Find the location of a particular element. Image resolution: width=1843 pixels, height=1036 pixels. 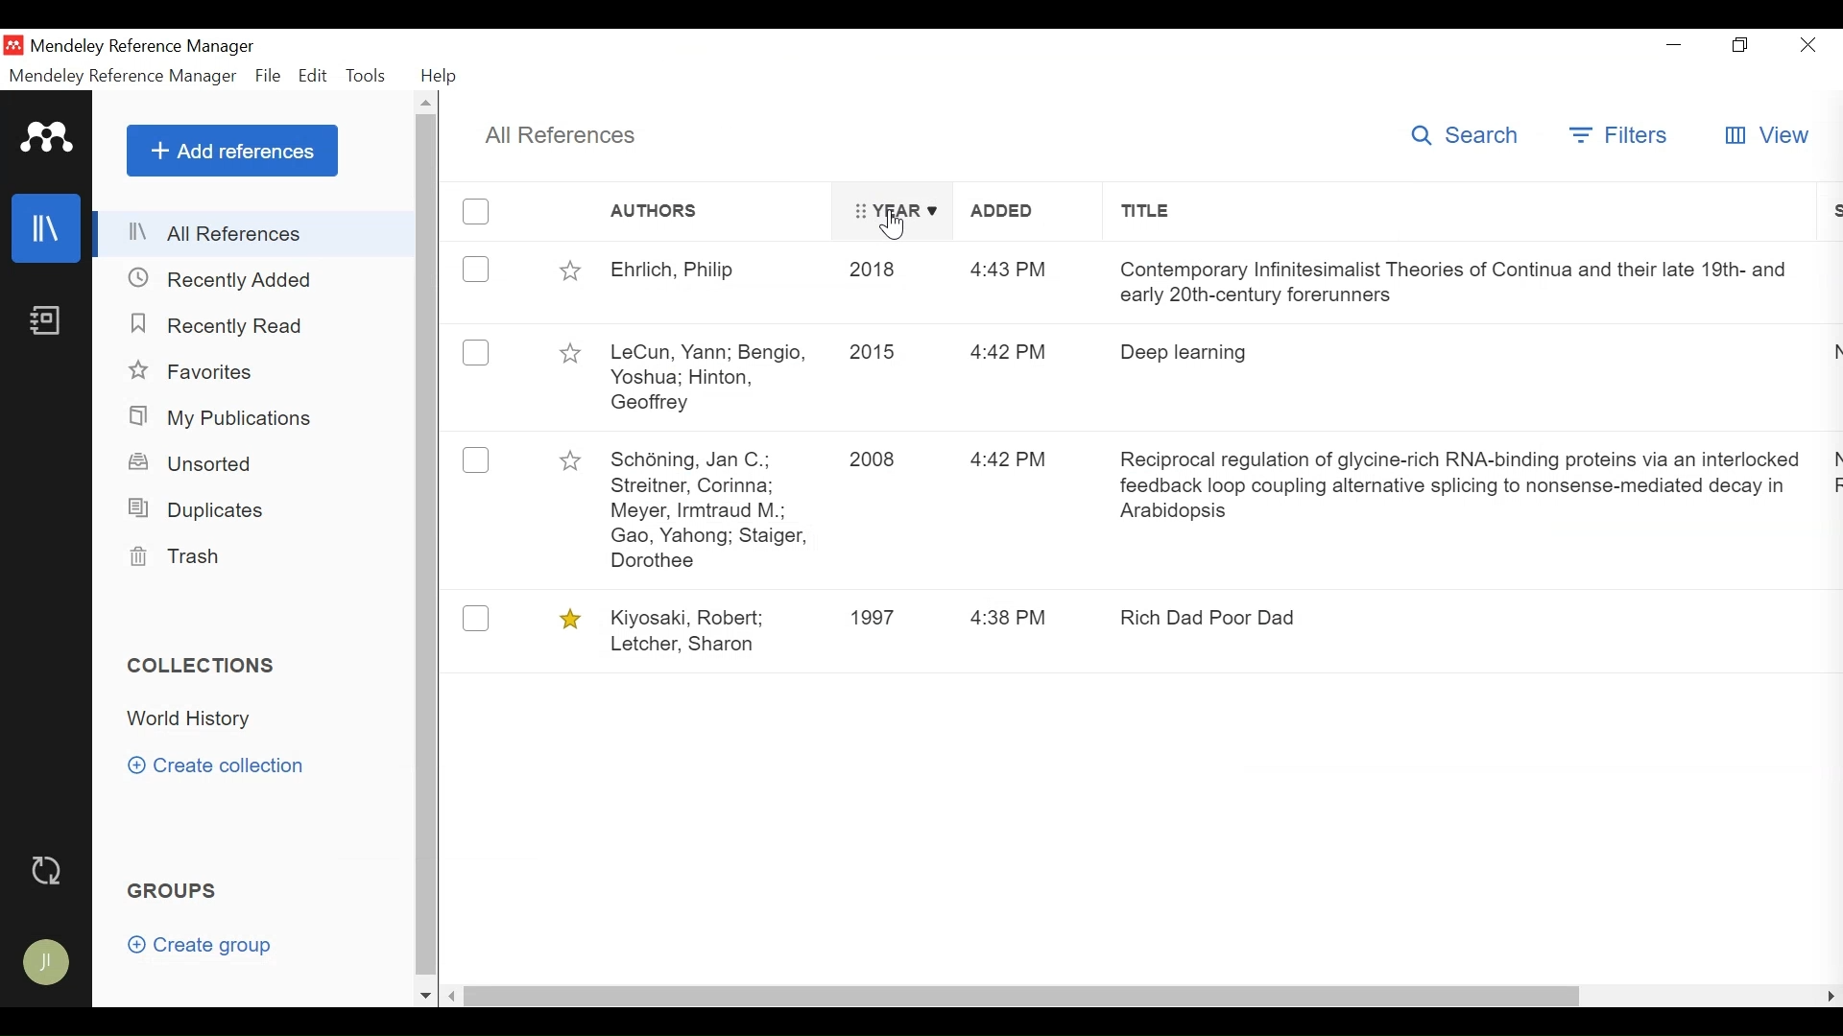

Horizontal Scroll bar is located at coordinates (1030, 995).